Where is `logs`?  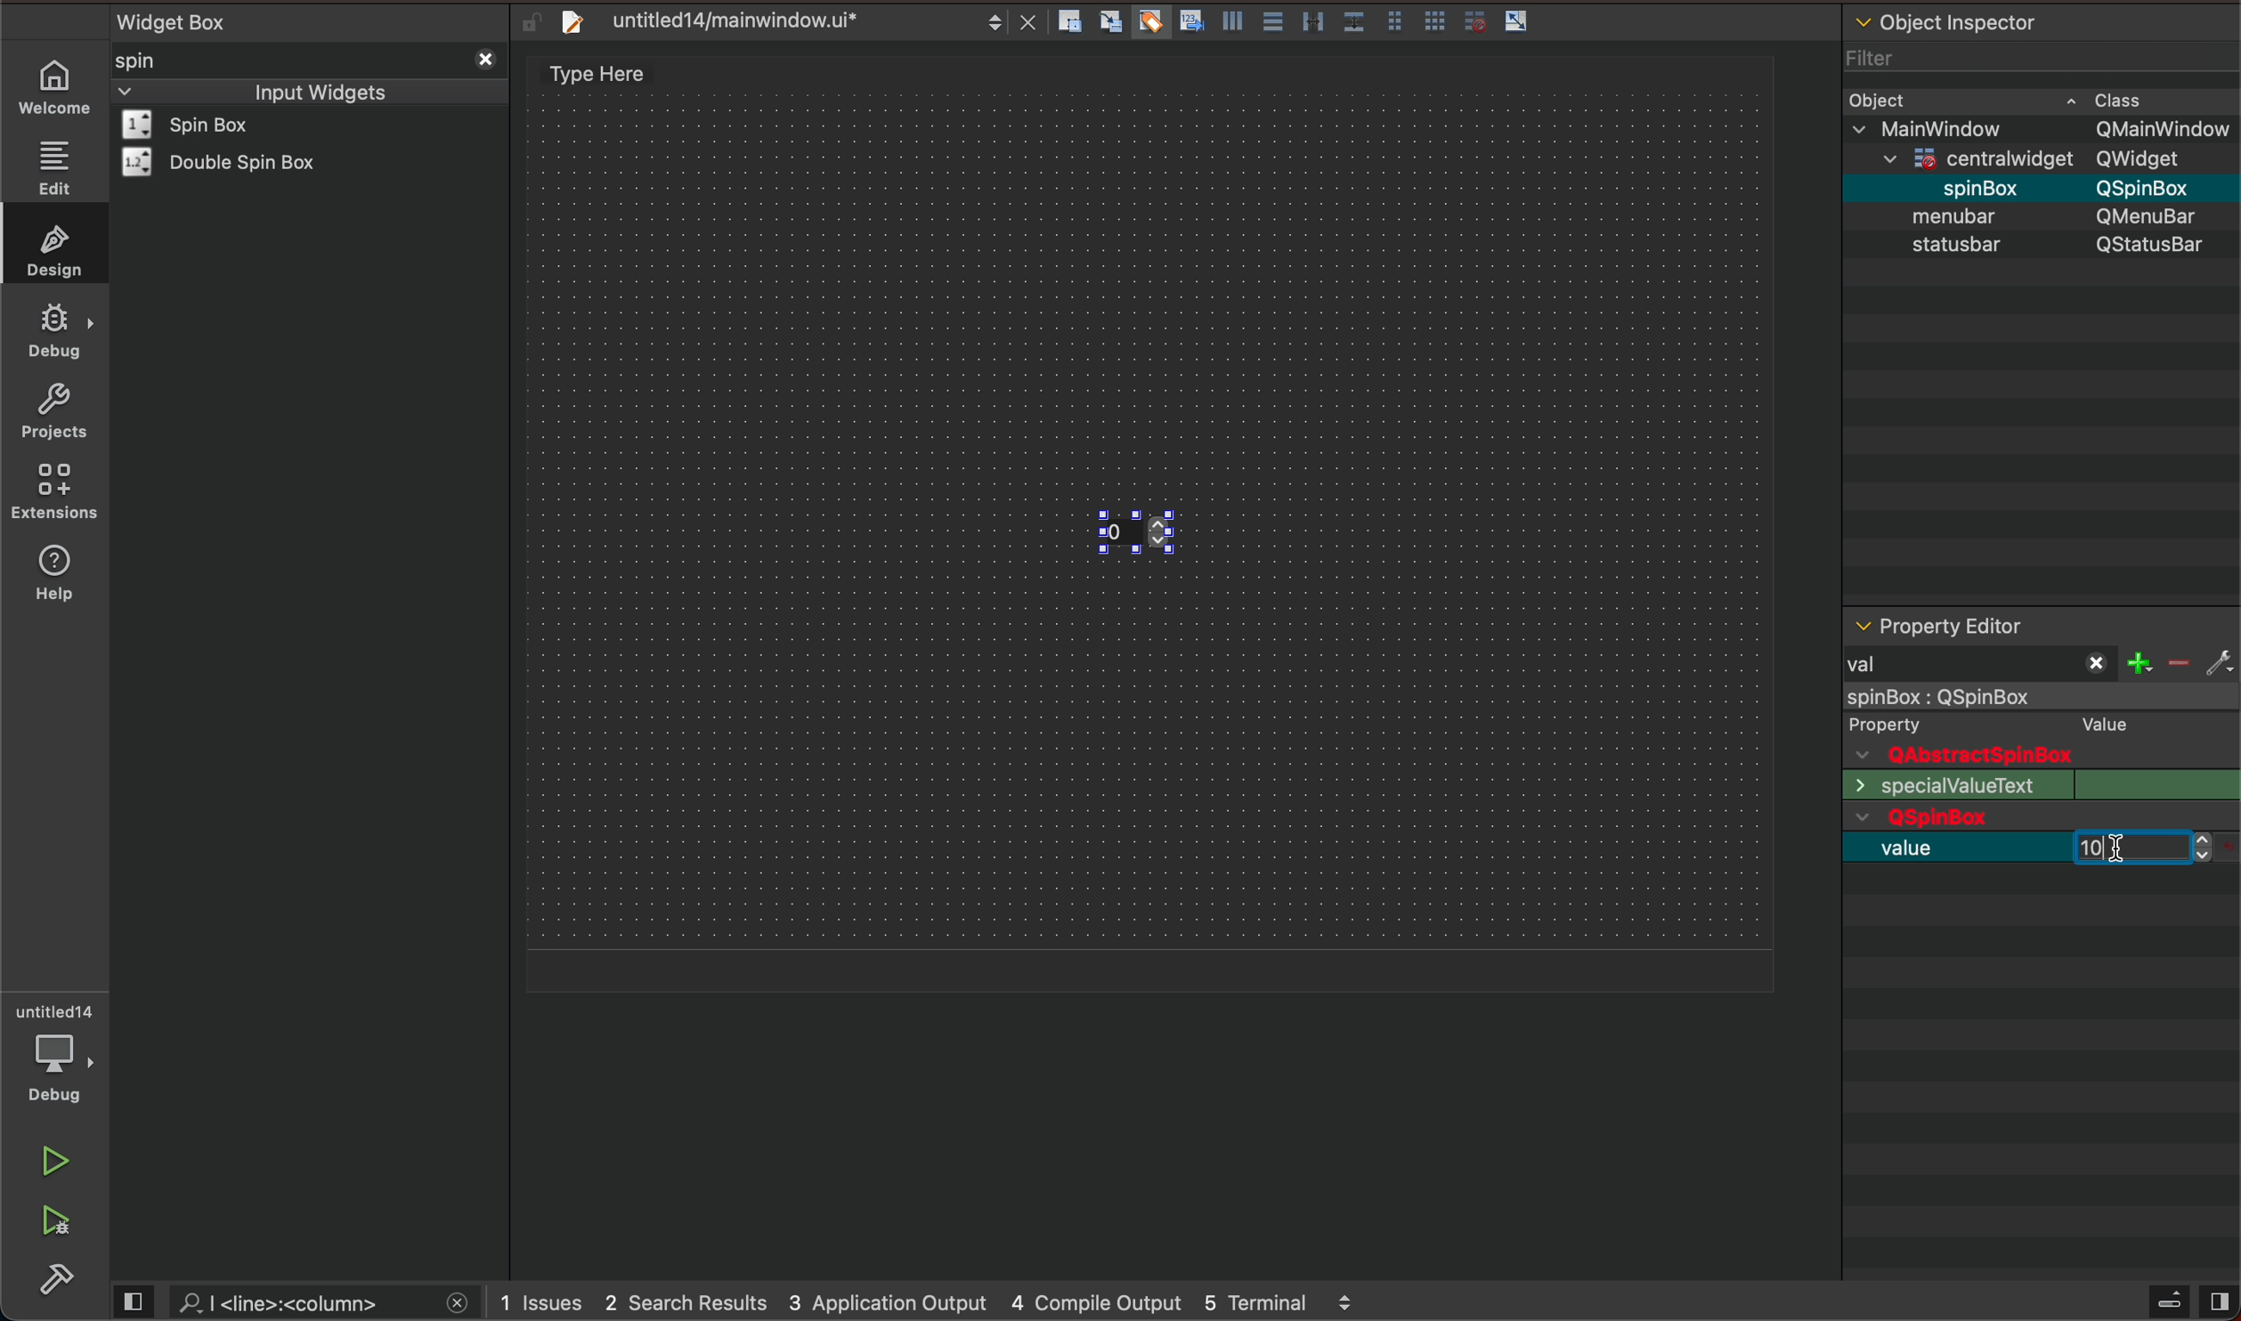 logs is located at coordinates (945, 1303).